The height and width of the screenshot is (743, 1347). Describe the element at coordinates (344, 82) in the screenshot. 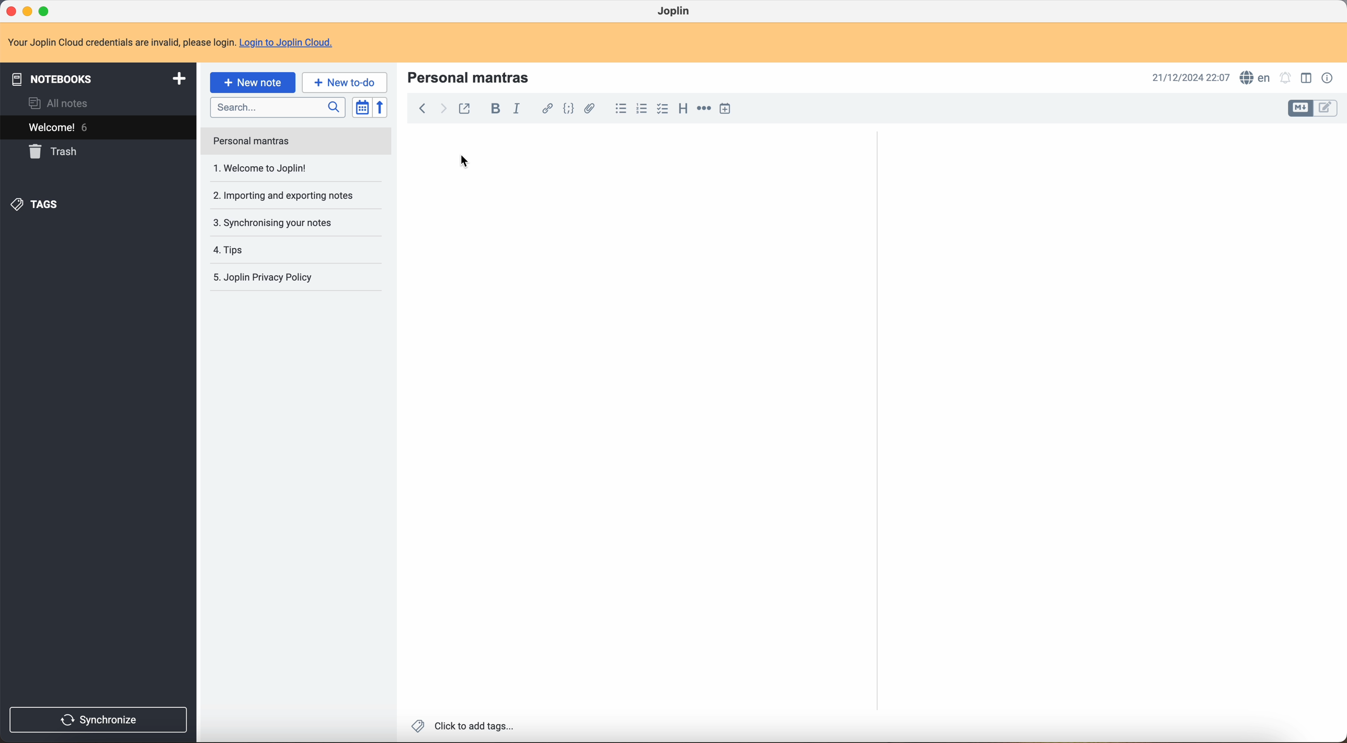

I see `new to-do` at that location.